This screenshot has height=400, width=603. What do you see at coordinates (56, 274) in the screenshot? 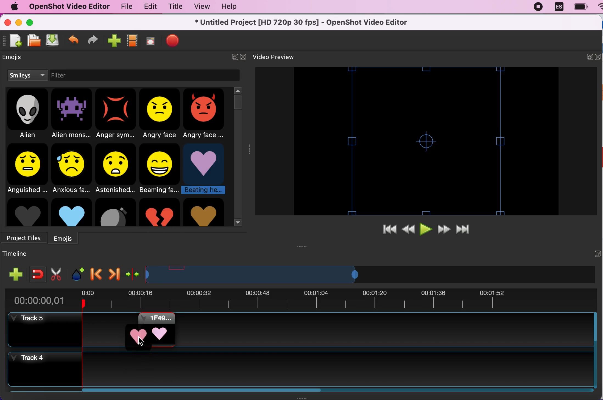
I see `cut` at bounding box center [56, 274].